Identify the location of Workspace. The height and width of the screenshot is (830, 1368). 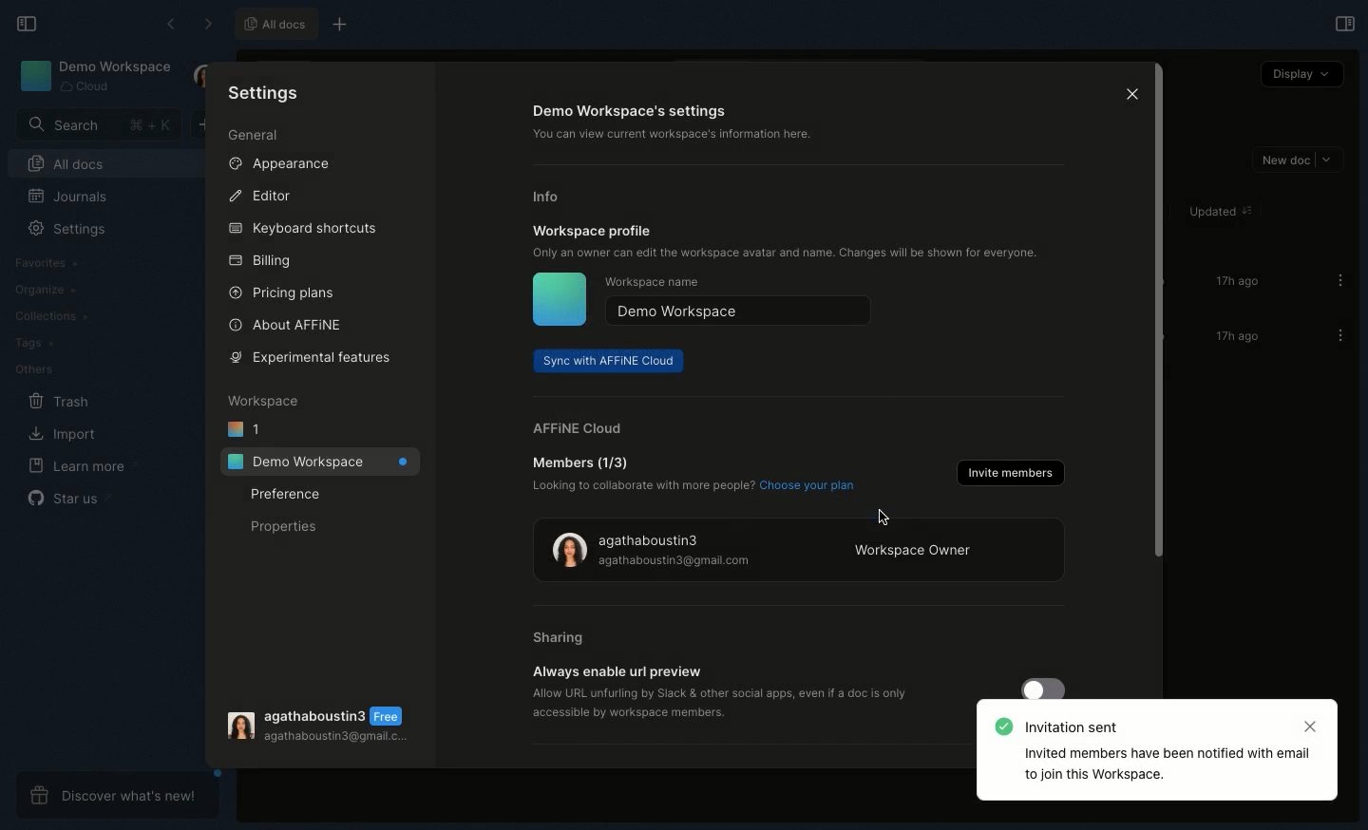
(262, 402).